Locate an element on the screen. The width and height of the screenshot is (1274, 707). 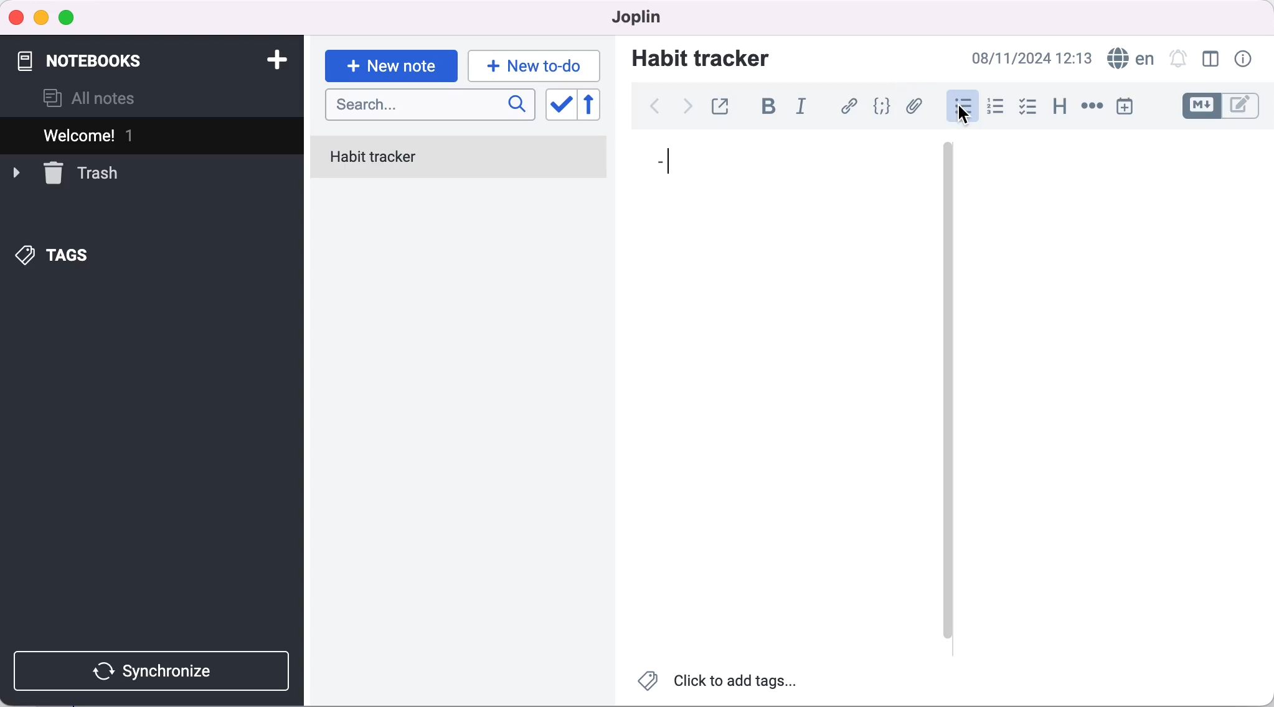
tags is located at coordinates (54, 256).